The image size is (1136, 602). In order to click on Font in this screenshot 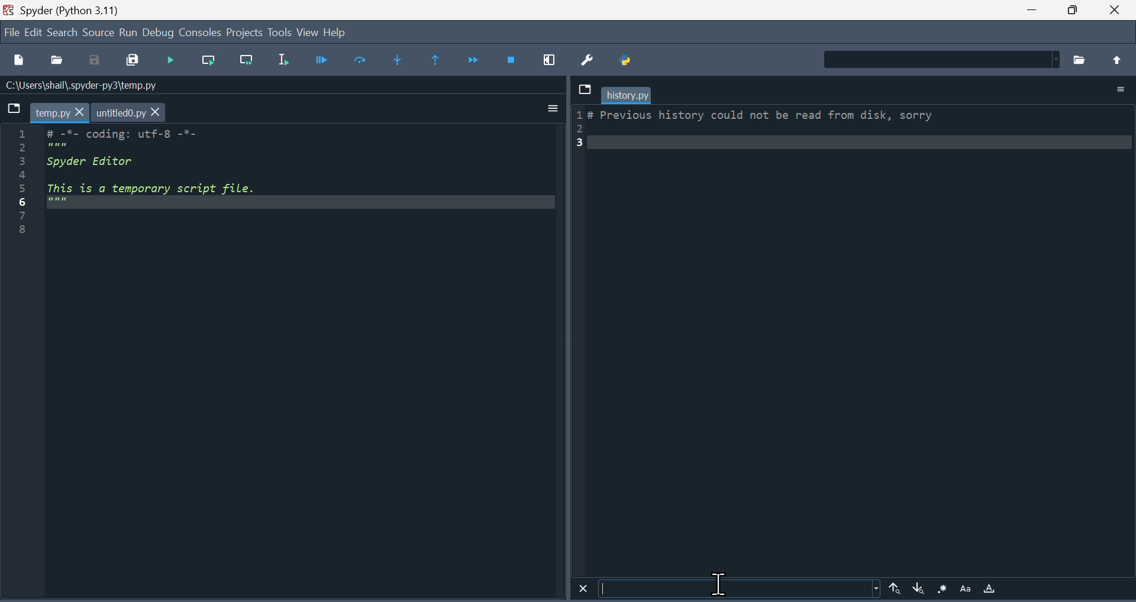, I will do `click(967, 591)`.